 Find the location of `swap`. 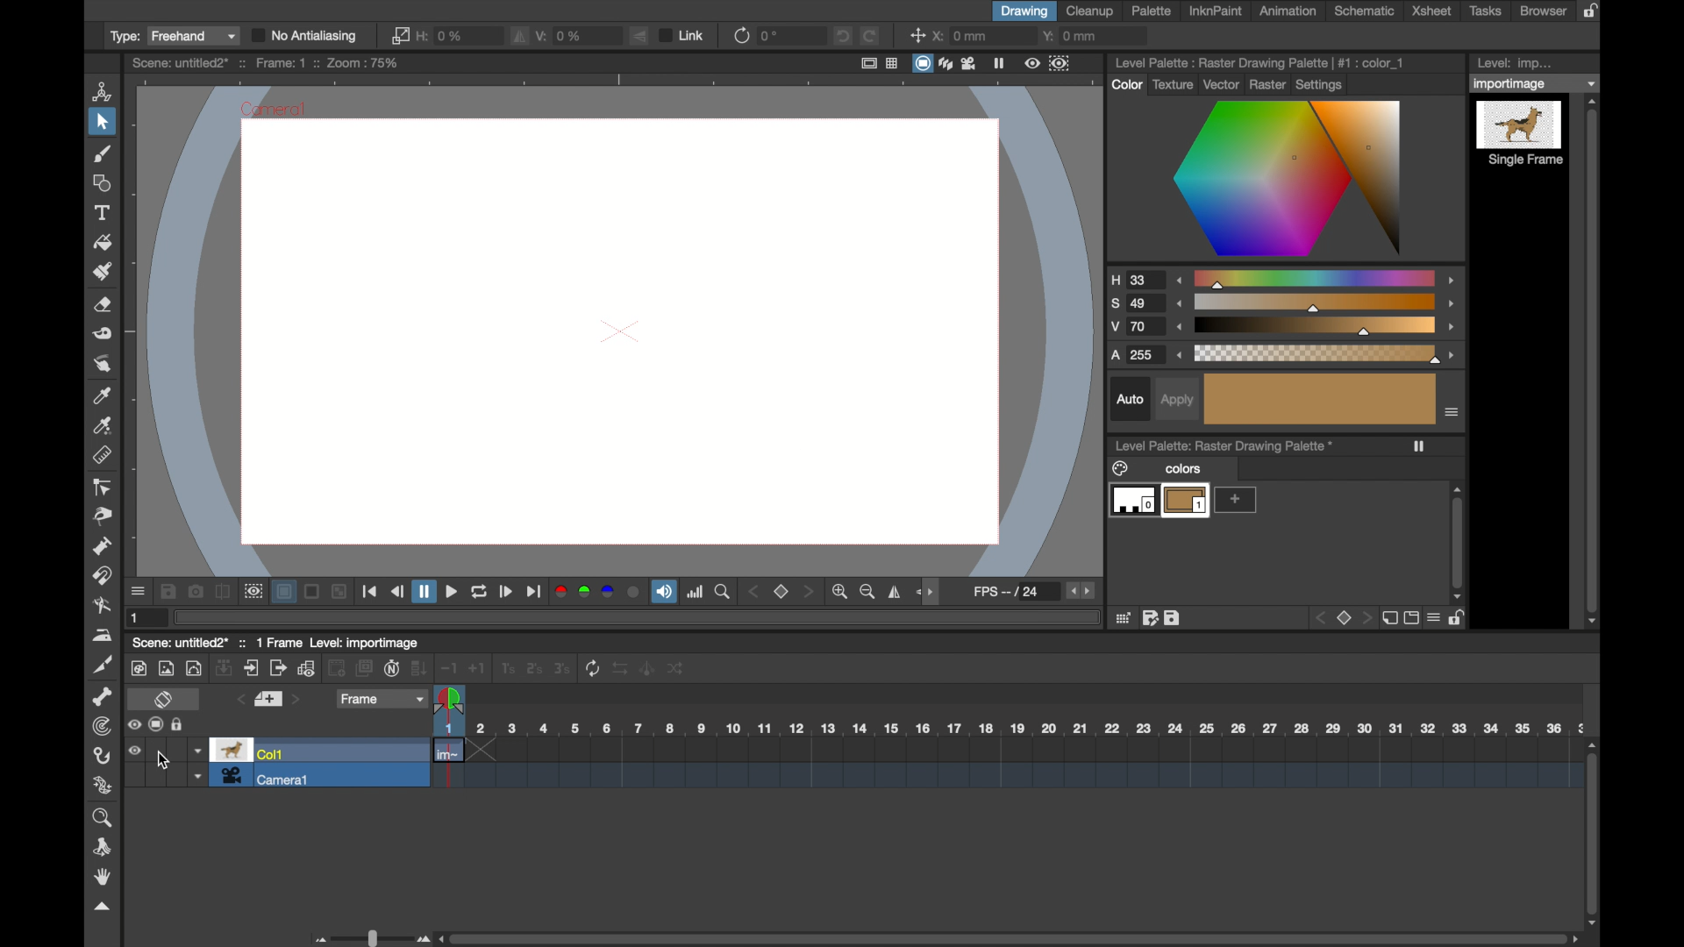

swap is located at coordinates (621, 667).